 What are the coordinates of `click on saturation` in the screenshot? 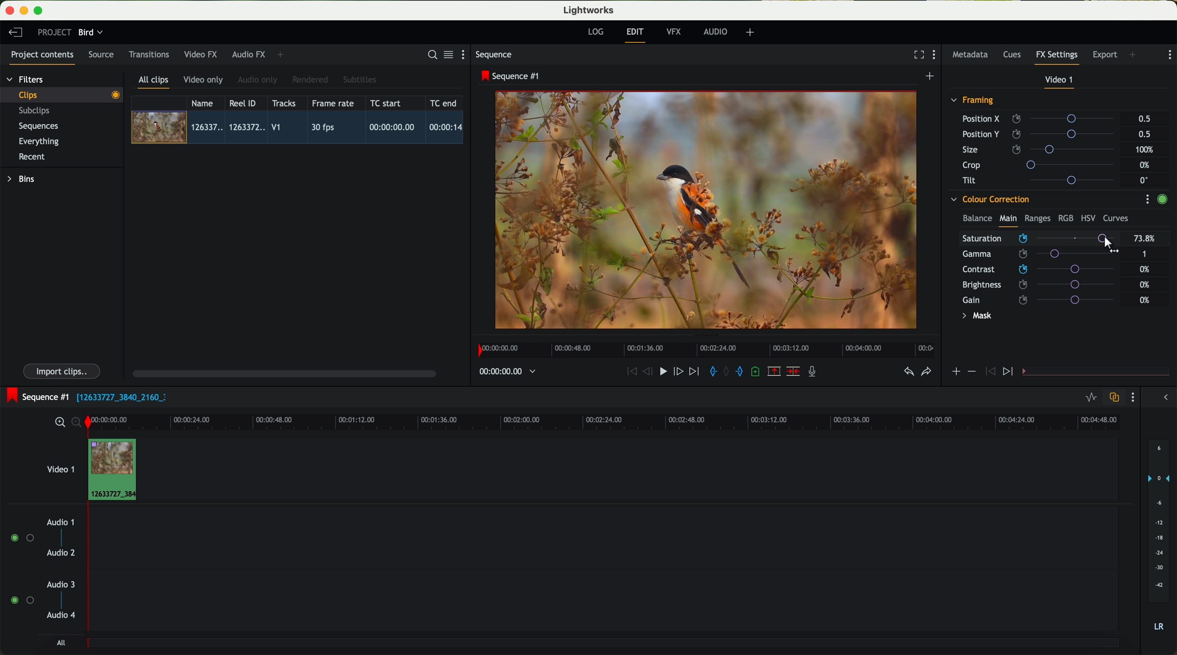 It's located at (1034, 255).